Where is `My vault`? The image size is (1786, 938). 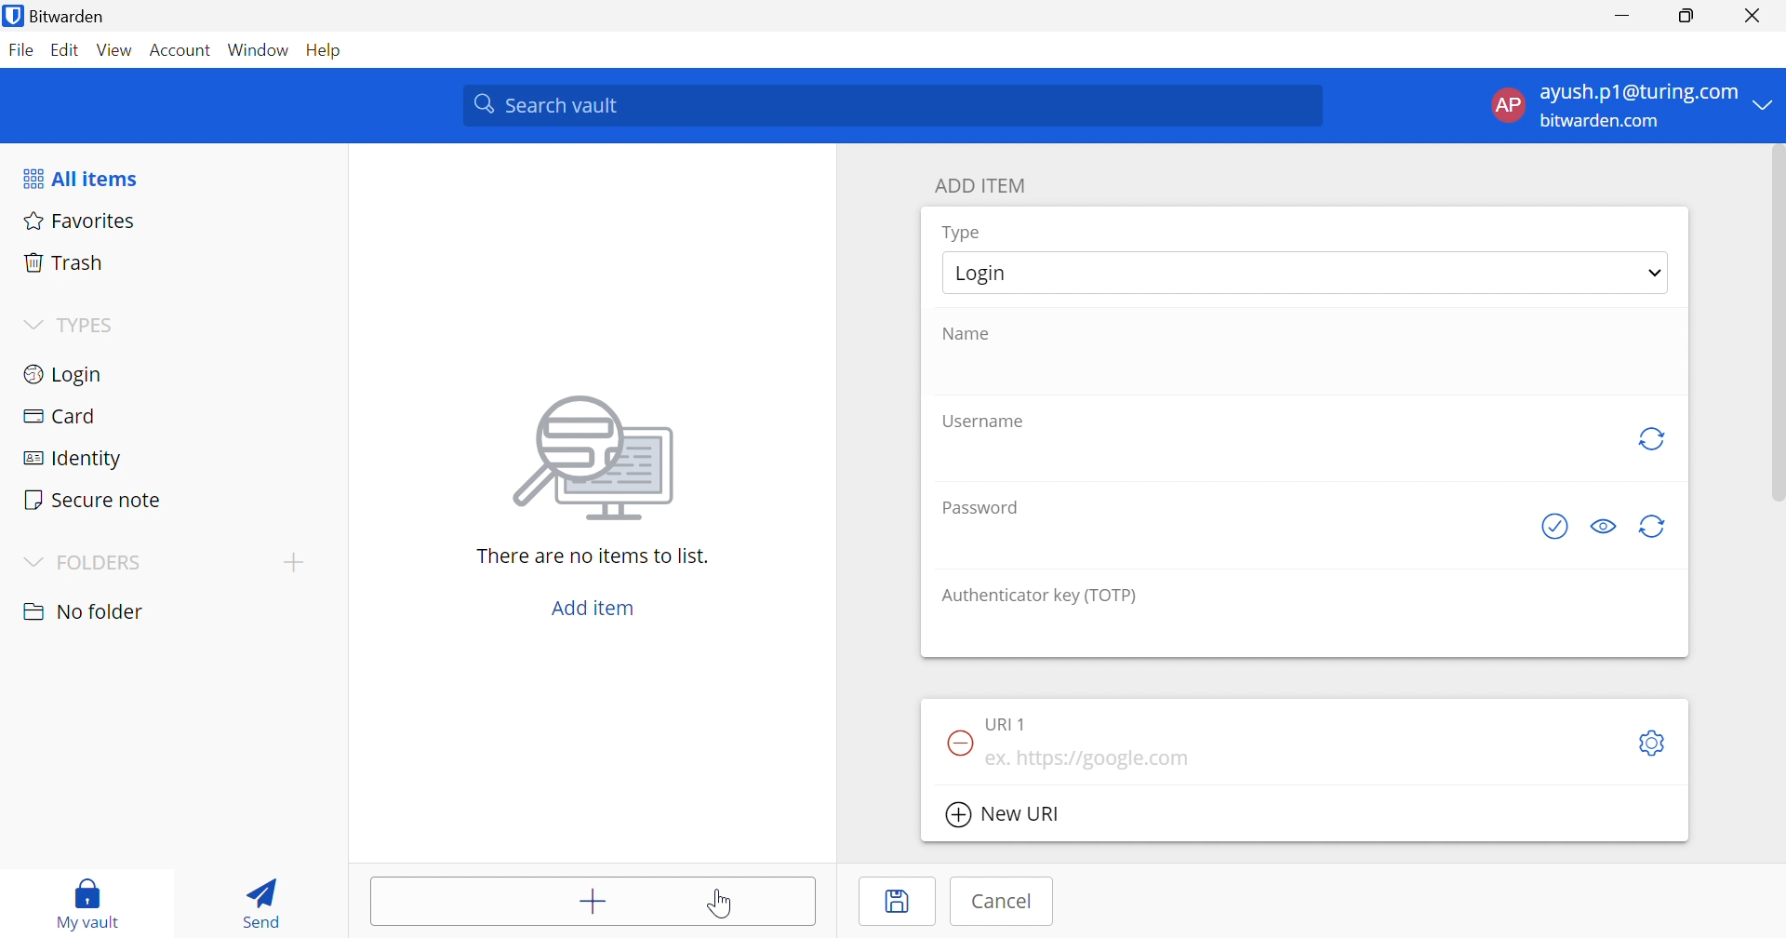 My vault is located at coordinates (86, 900).